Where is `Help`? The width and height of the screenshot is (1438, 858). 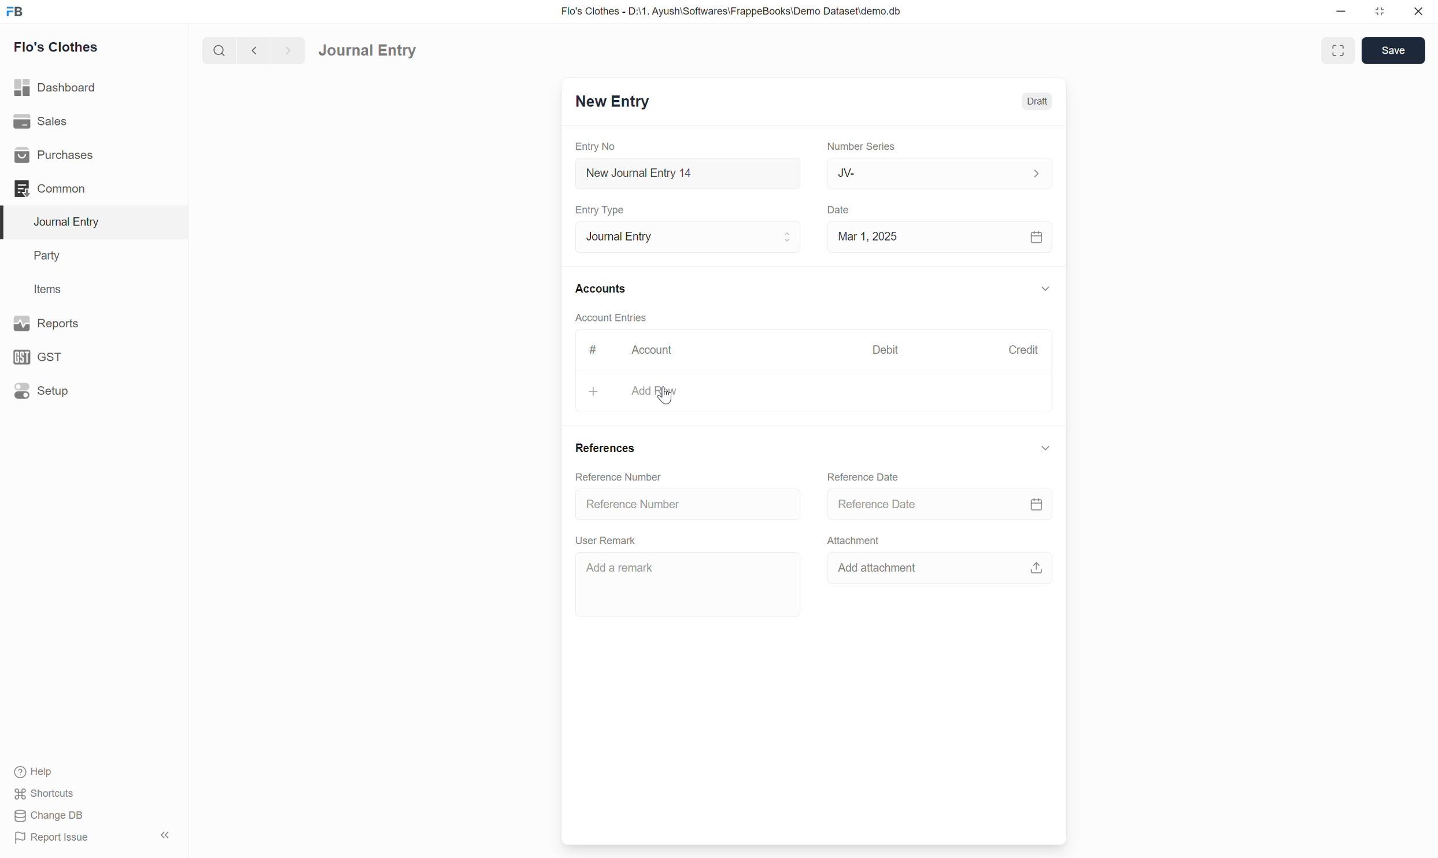
Help is located at coordinates (36, 772).